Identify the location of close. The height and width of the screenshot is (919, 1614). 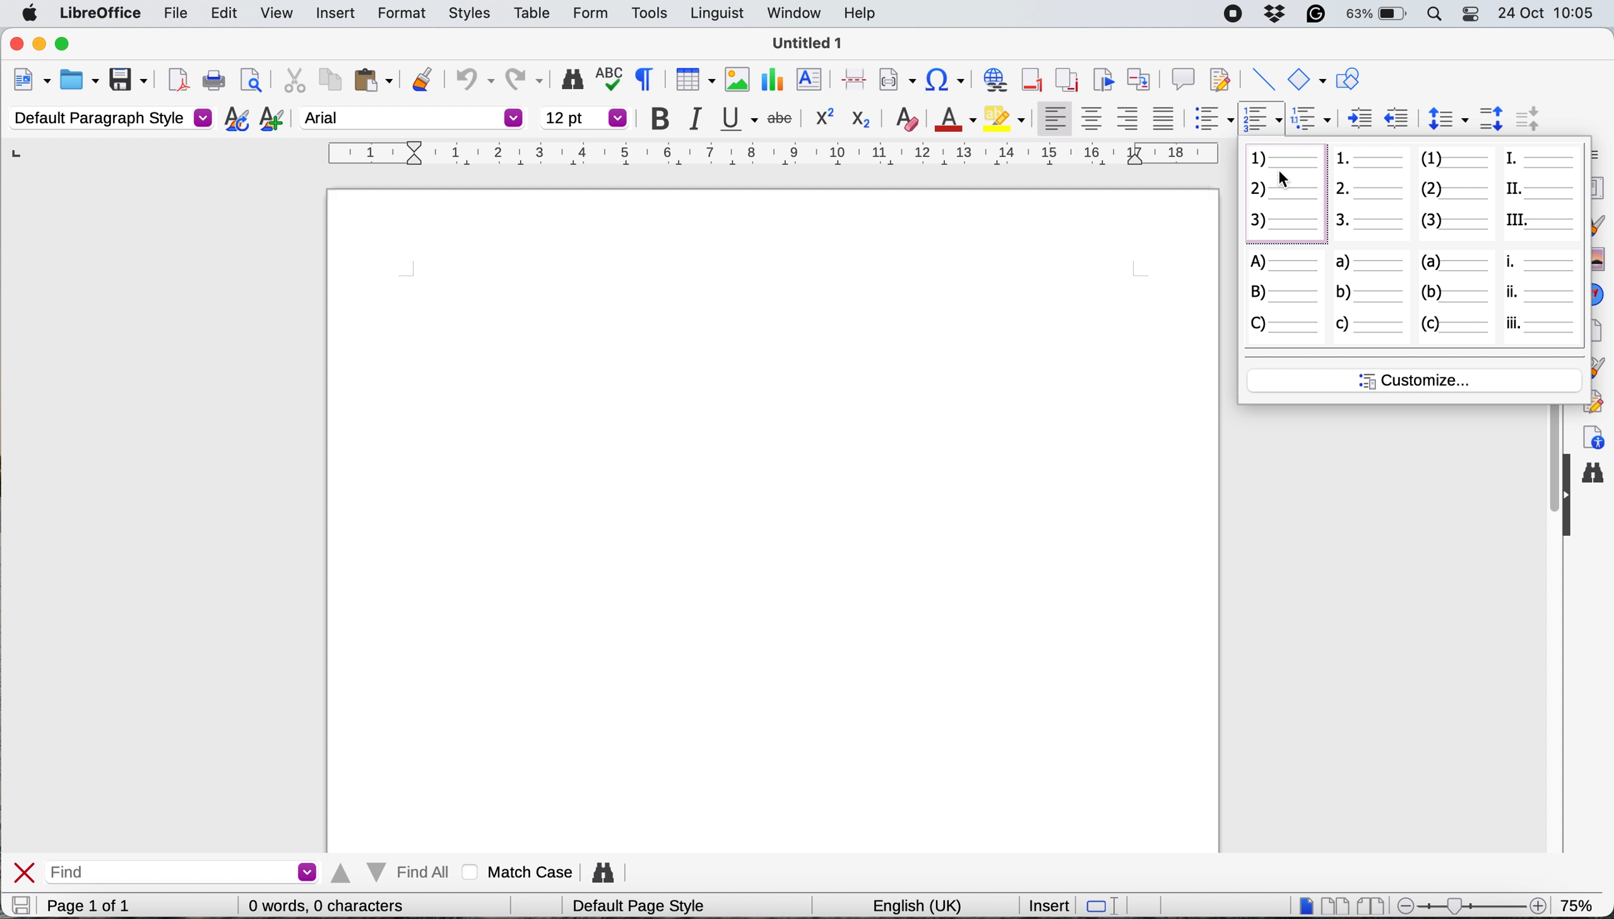
(25, 872).